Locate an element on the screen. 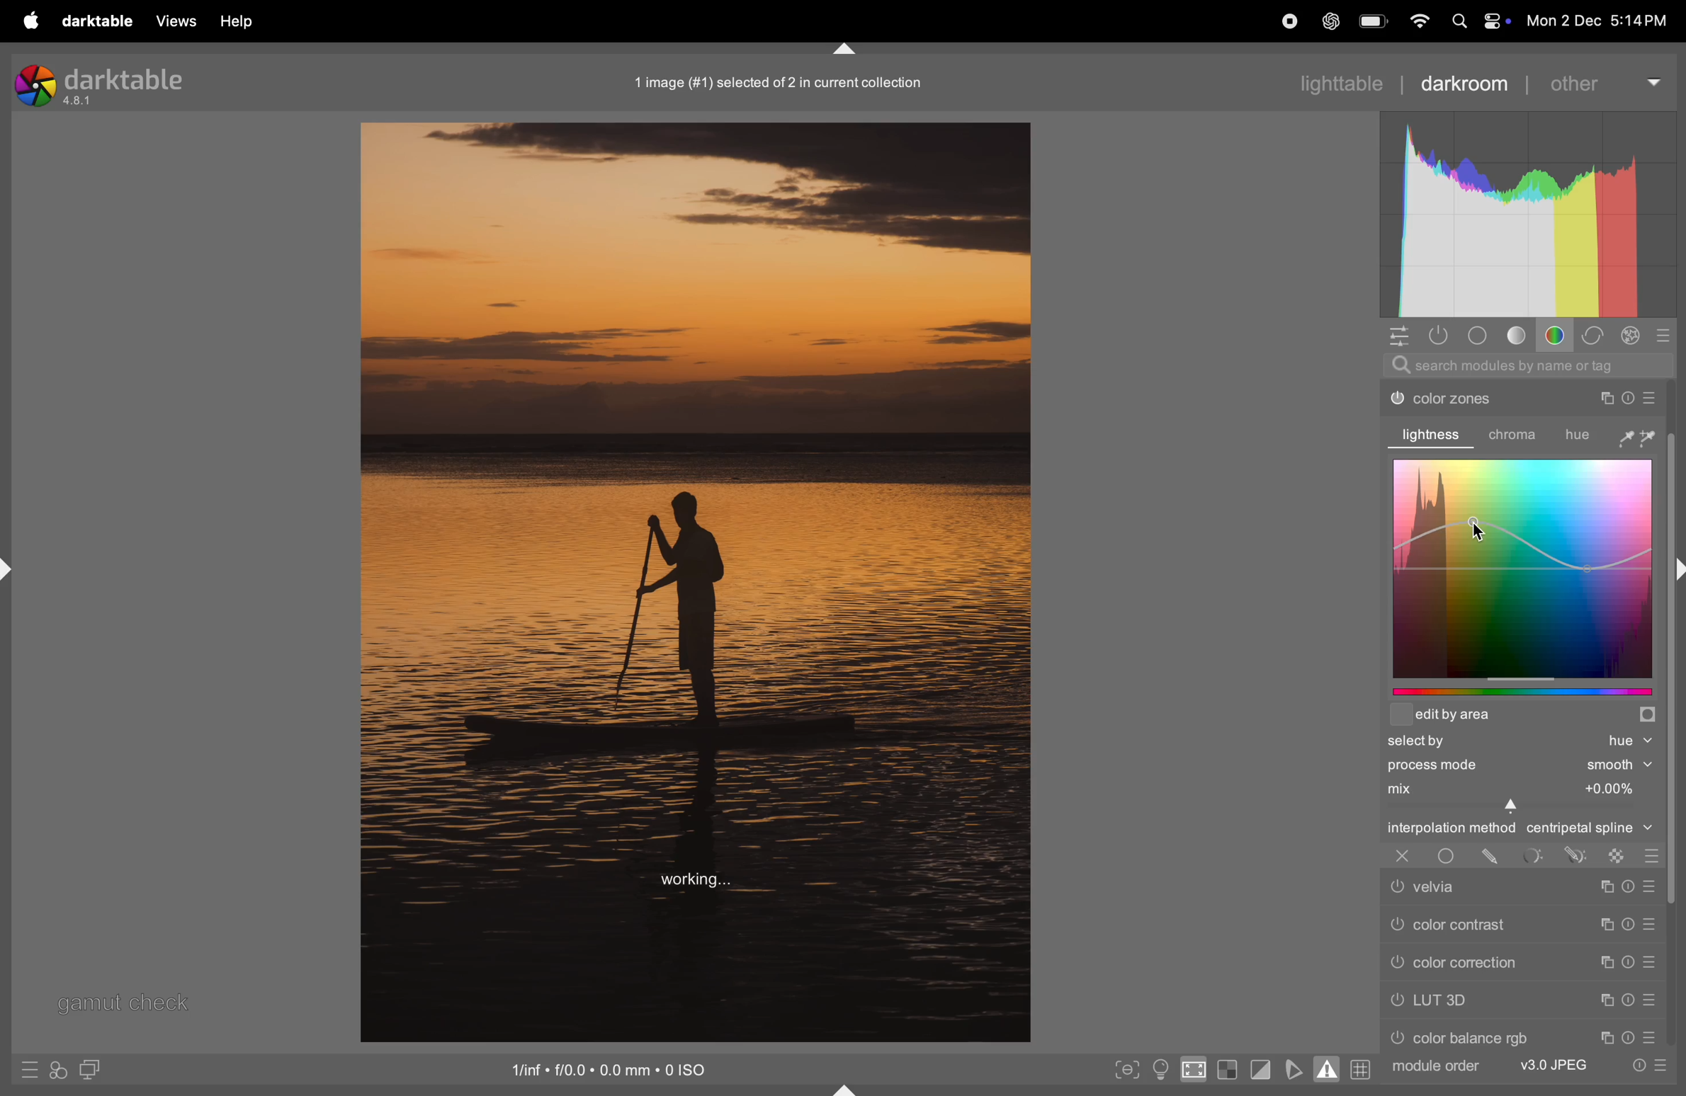 This screenshot has height=1096, width=1686.  is located at coordinates (1534, 856).